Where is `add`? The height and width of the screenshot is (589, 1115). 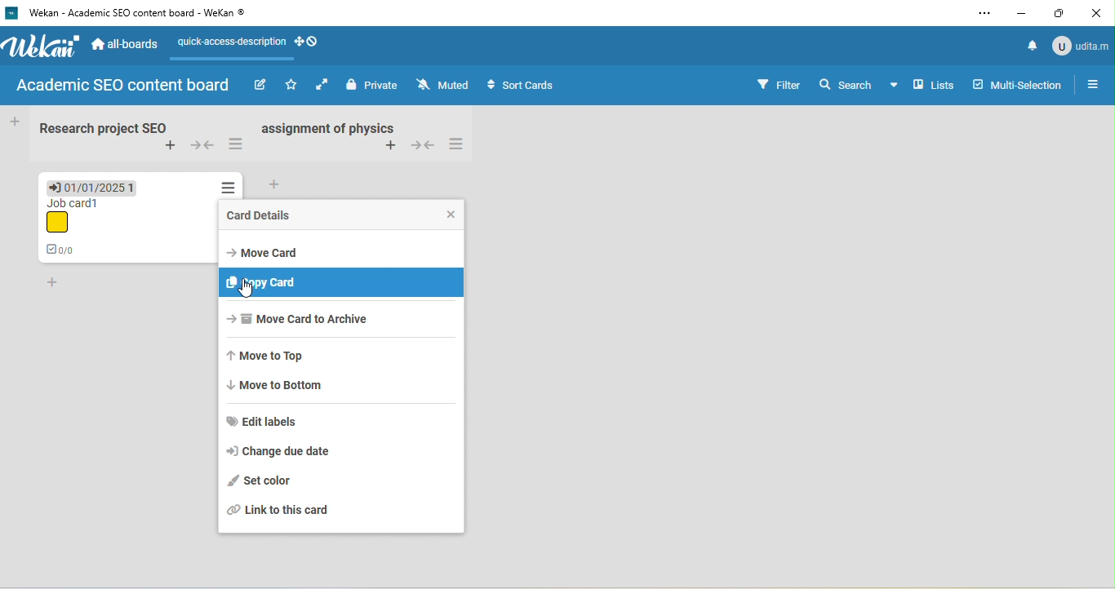
add is located at coordinates (15, 120).